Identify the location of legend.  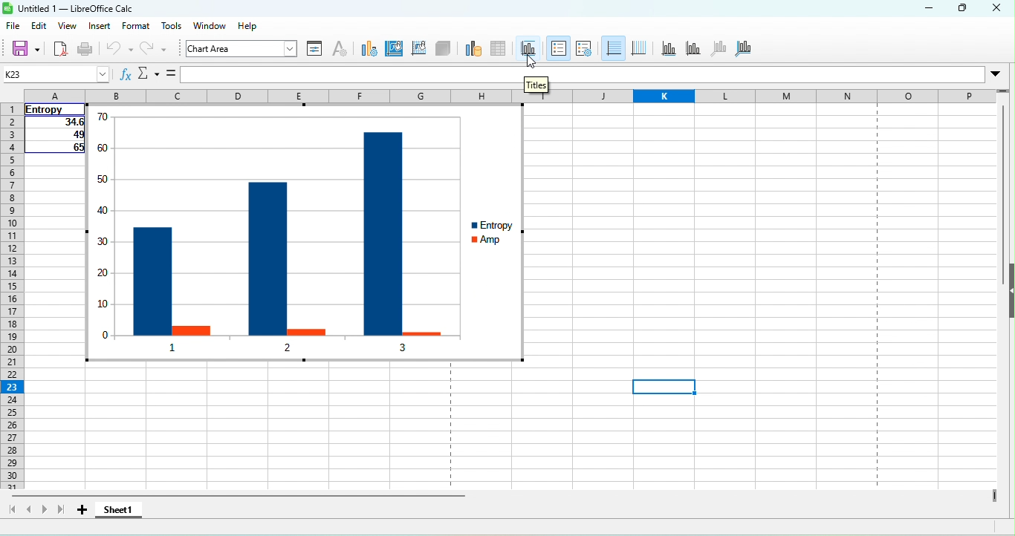
(585, 49).